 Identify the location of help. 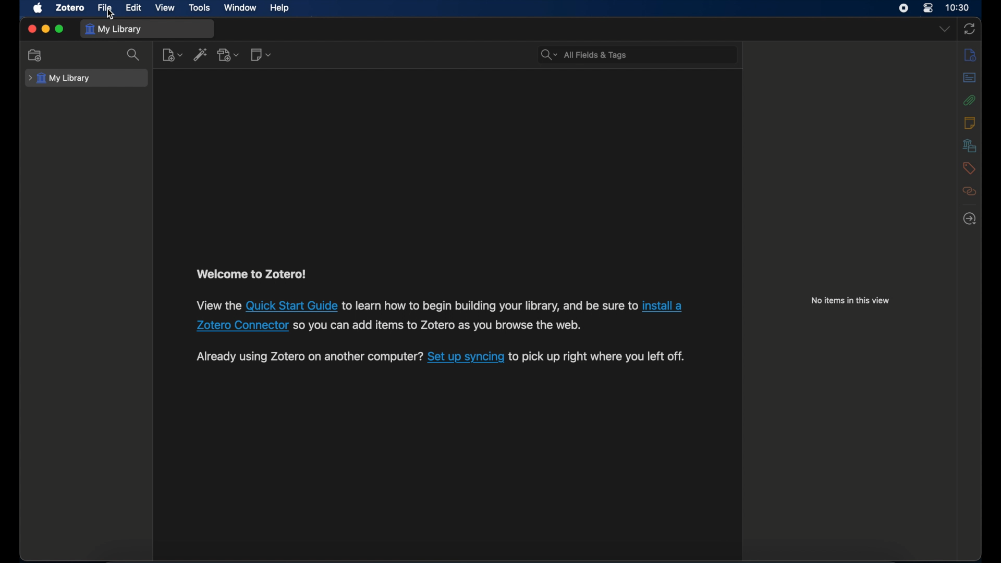
(279, 8).